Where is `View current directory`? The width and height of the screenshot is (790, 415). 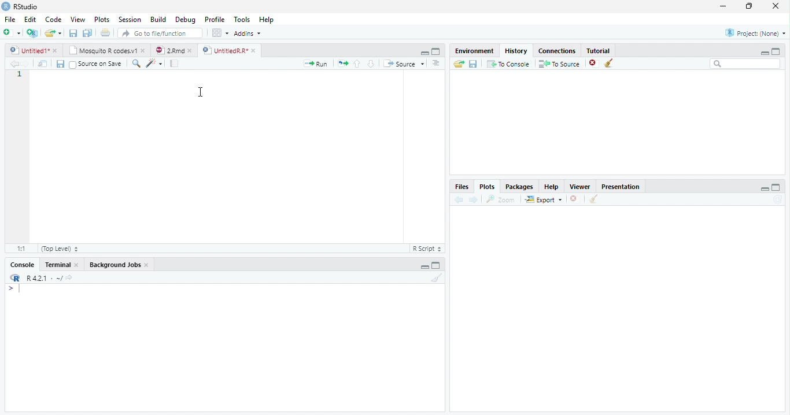 View current directory is located at coordinates (70, 278).